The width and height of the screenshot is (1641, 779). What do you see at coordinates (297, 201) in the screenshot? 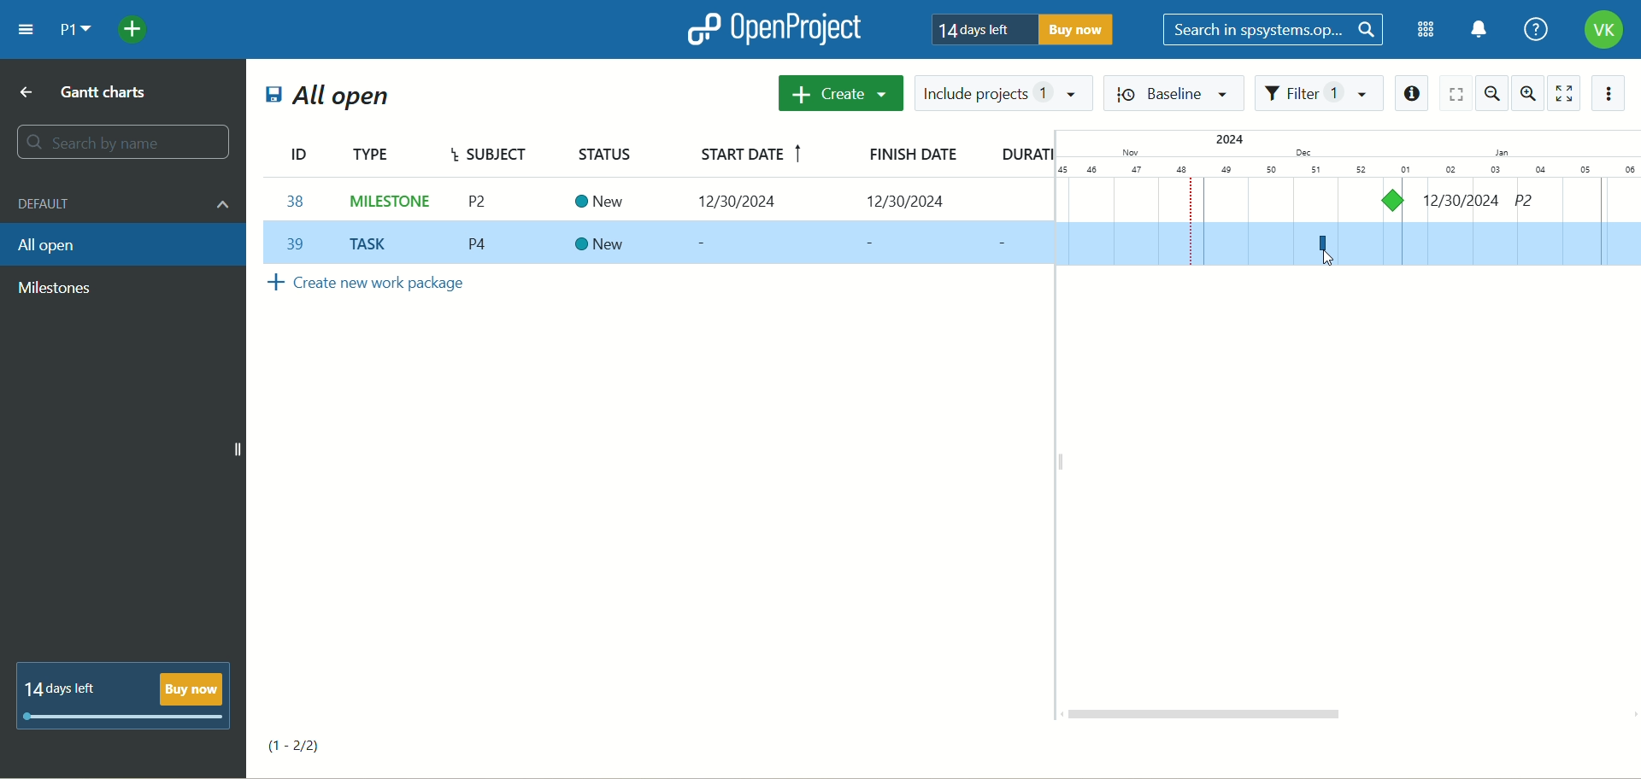
I see `38` at bounding box center [297, 201].